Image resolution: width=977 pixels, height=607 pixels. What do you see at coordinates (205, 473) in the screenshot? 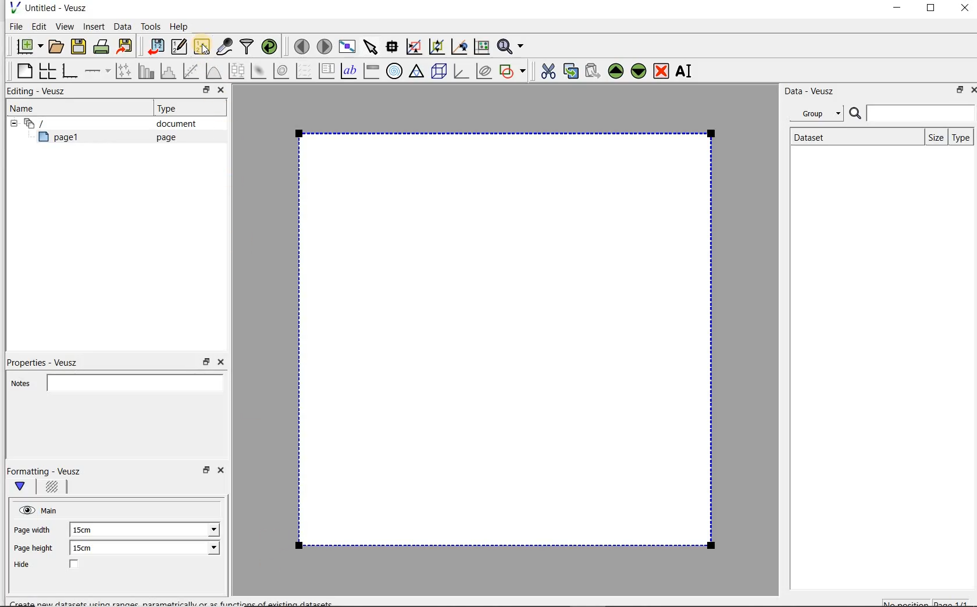
I see `restore down` at bounding box center [205, 473].